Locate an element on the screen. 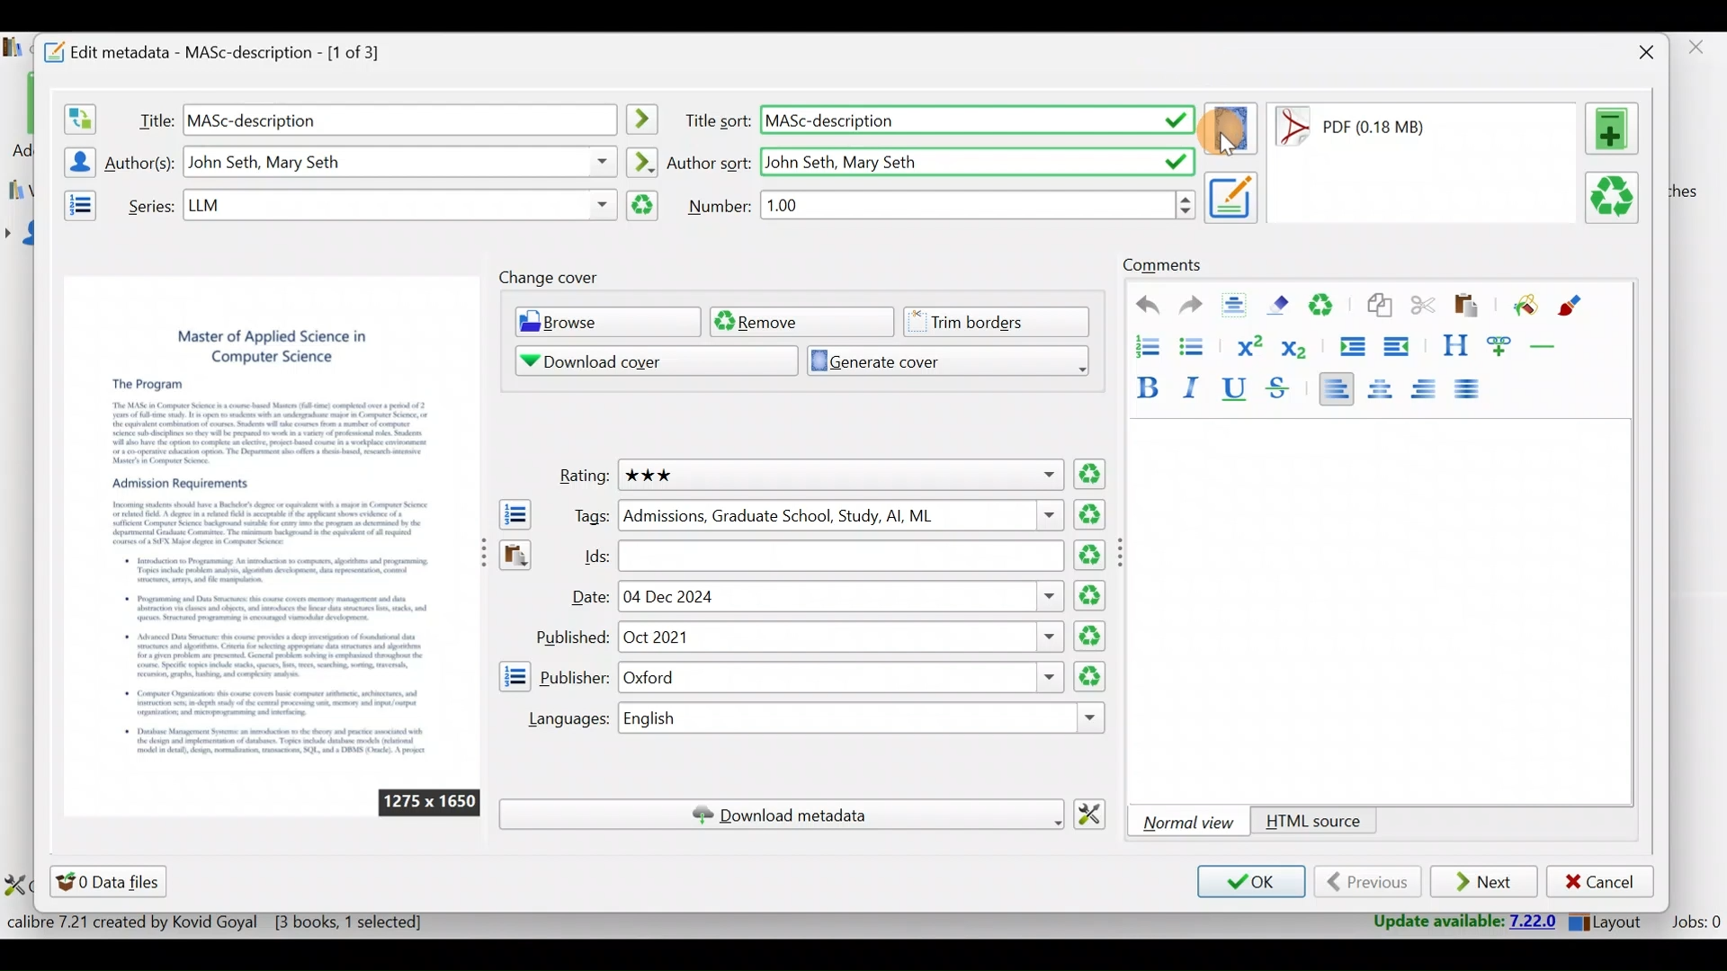 The height and width of the screenshot is (971, 1727). Books count is located at coordinates (219, 922).